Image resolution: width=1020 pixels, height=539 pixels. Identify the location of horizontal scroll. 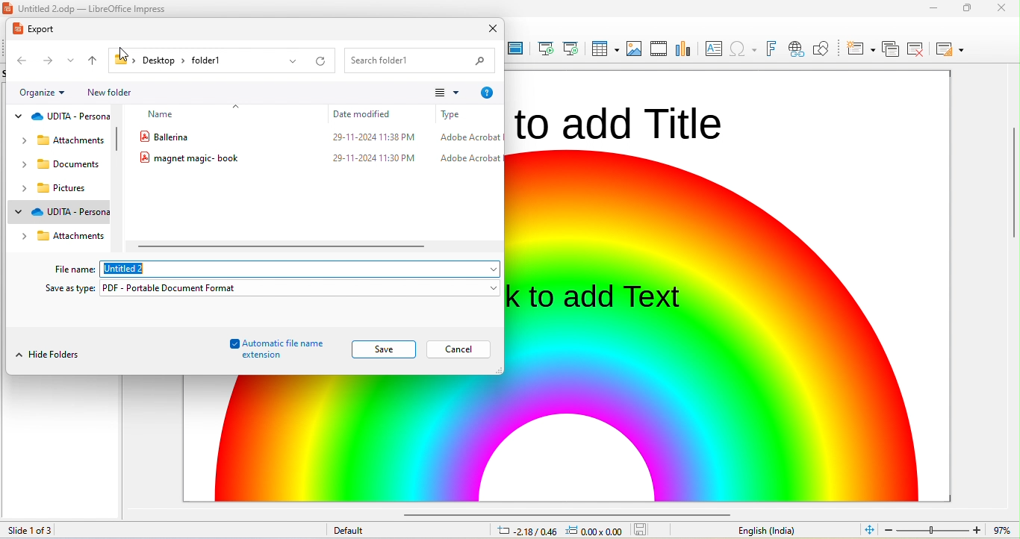
(285, 246).